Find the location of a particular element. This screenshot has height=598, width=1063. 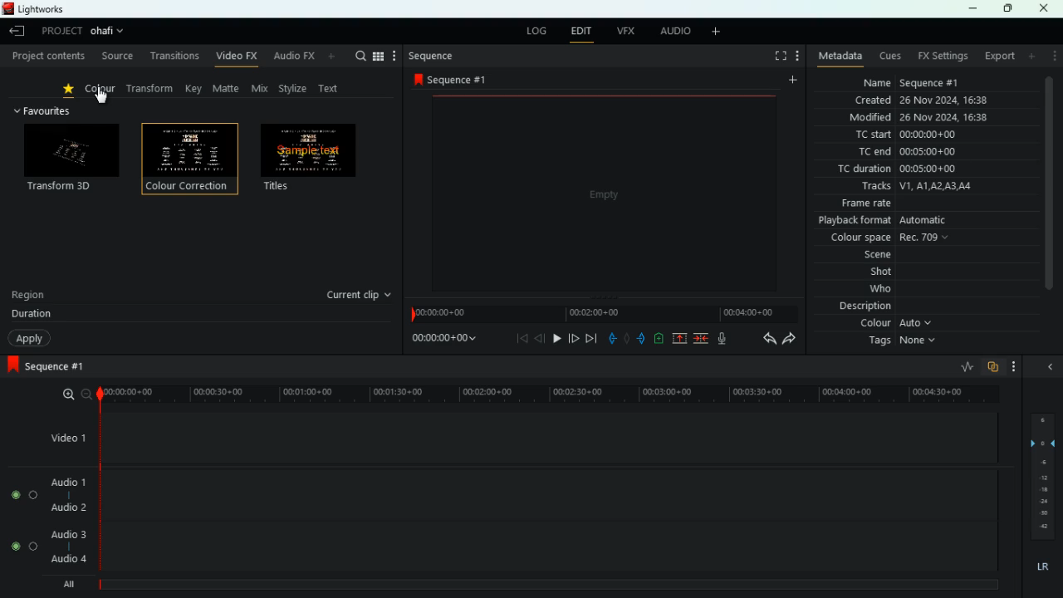

more is located at coordinates (717, 32).